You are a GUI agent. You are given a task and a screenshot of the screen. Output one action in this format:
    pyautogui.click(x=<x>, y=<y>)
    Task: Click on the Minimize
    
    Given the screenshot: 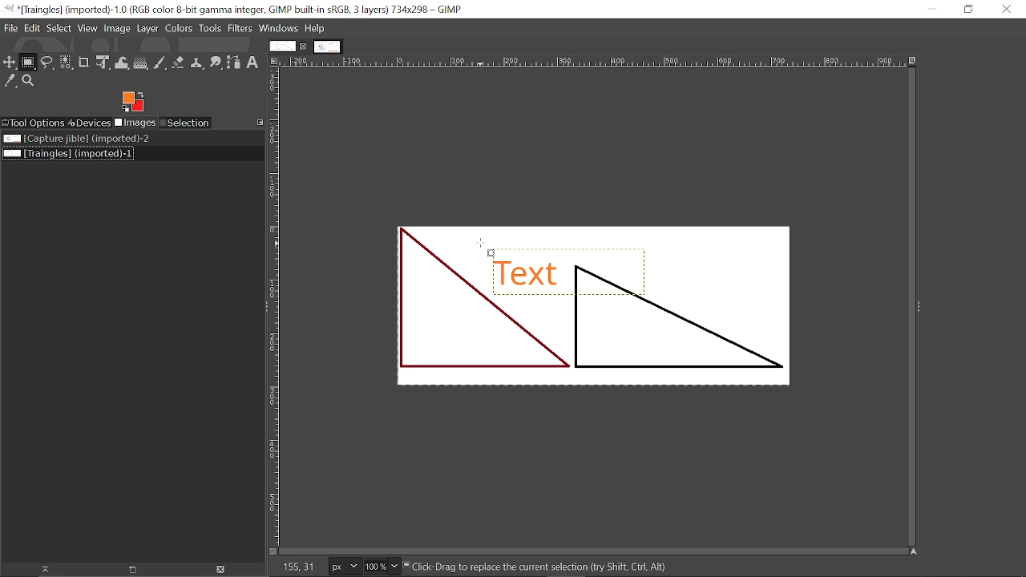 What is the action you would take?
    pyautogui.click(x=927, y=9)
    